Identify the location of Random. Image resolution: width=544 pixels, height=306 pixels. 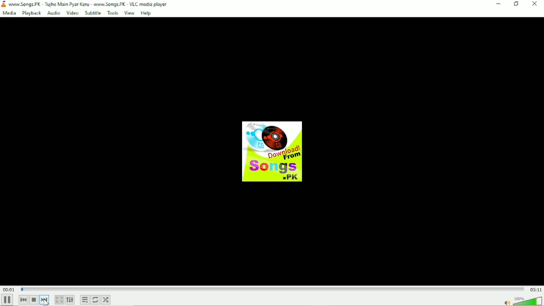
(106, 300).